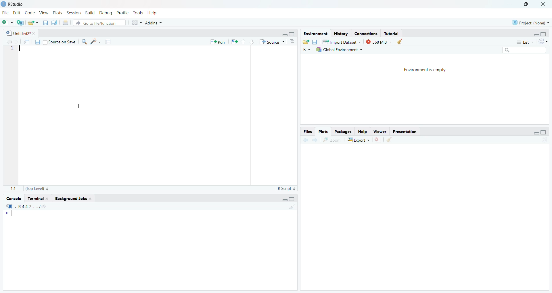 Image resolution: width=552 pixels, height=293 pixels. I want to click on next, so click(317, 140).